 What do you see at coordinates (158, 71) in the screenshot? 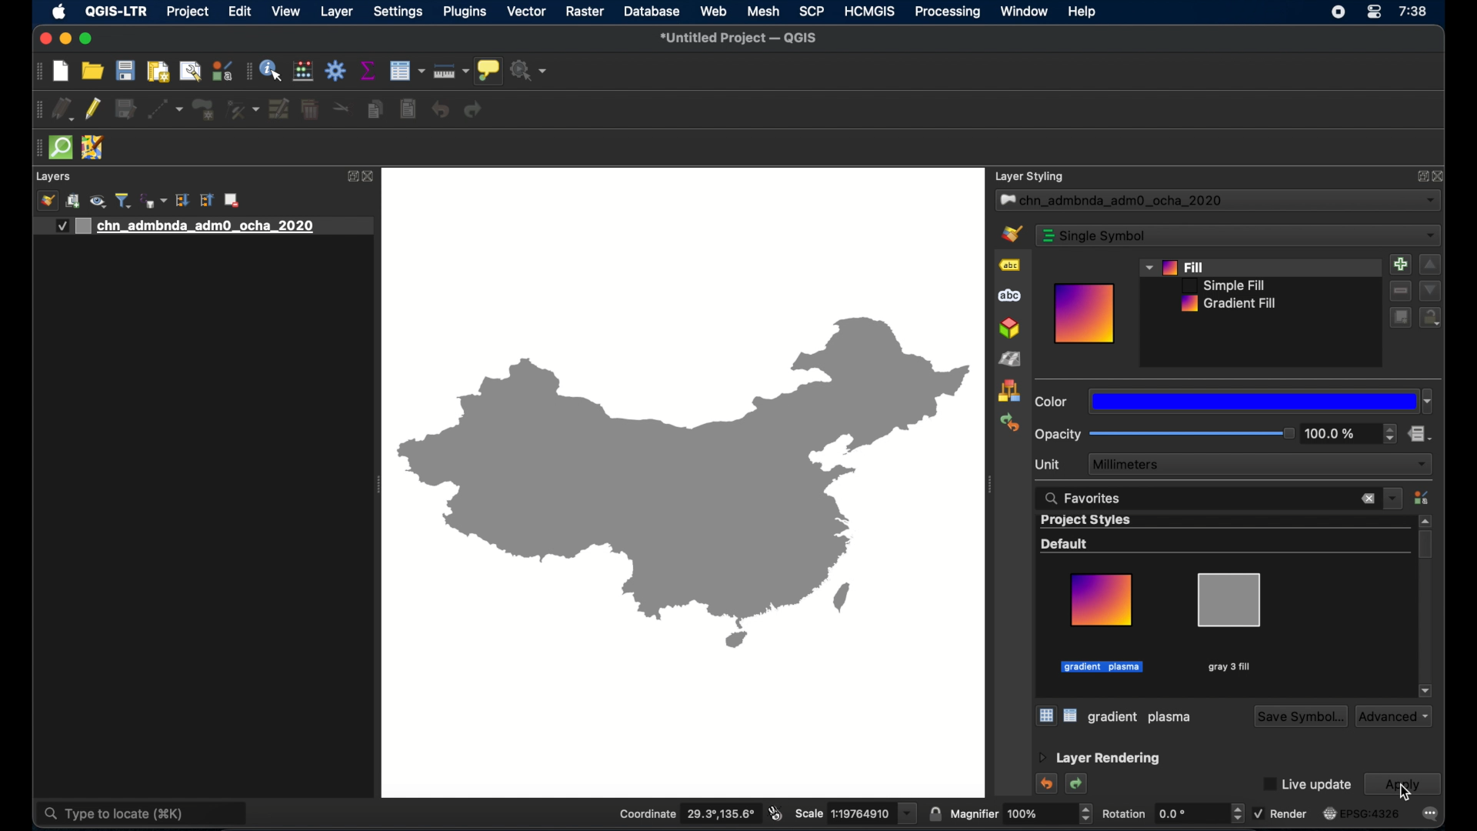
I see `print layout` at bounding box center [158, 71].